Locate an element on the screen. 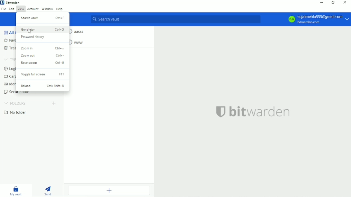  Password history is located at coordinates (32, 38).